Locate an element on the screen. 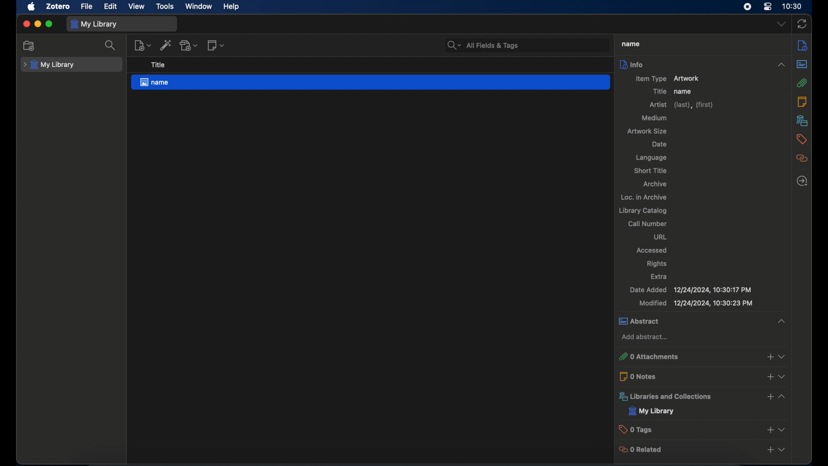 Image resolution: width=828 pixels, height=466 pixels. close is located at coordinates (27, 24).